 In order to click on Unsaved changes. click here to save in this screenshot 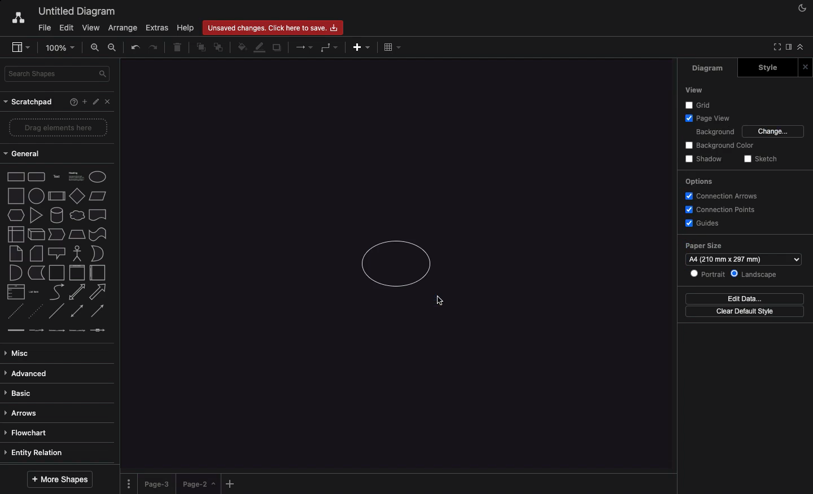, I will do `click(272, 27)`.